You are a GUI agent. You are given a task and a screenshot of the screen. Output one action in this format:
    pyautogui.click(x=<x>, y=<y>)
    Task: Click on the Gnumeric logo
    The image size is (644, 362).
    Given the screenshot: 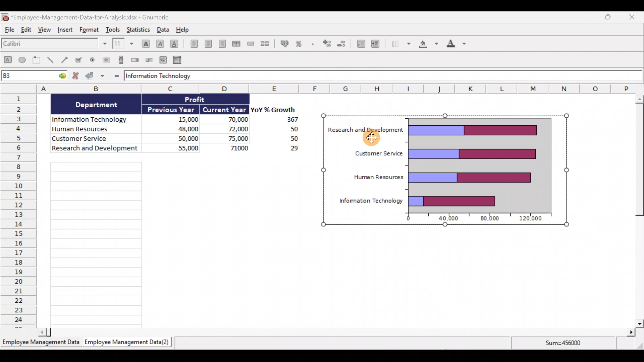 What is the action you would take?
    pyautogui.click(x=5, y=17)
    